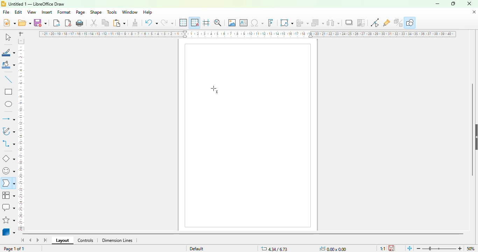 The width and height of the screenshot is (478, 252). What do you see at coordinates (474, 12) in the screenshot?
I see `close document` at bounding box center [474, 12].